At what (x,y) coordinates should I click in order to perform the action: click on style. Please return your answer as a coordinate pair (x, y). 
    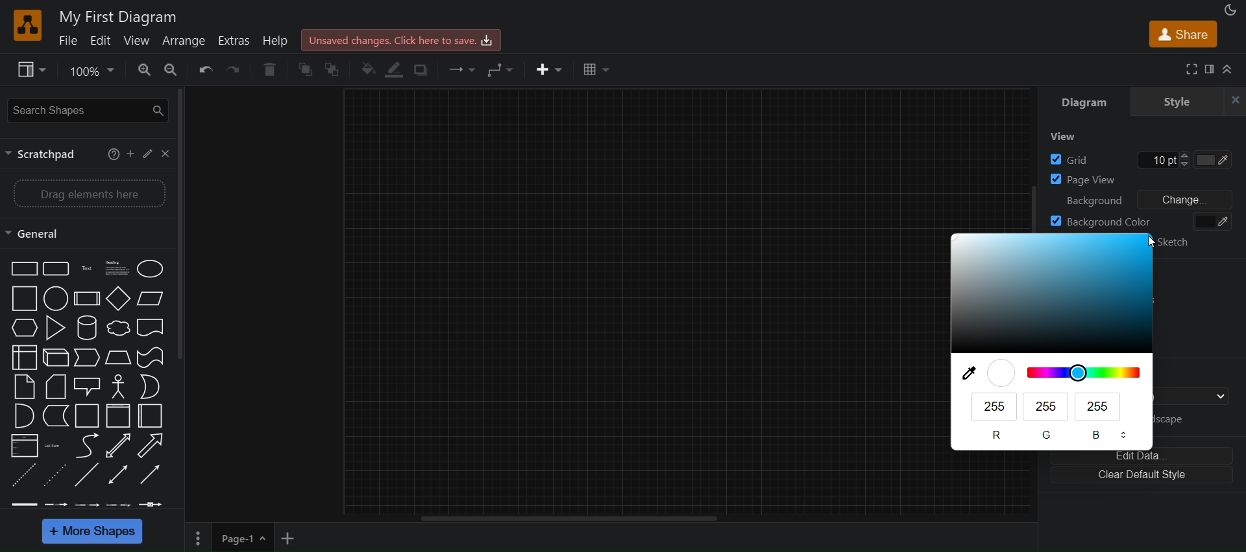
    Looking at the image, I should click on (1180, 102).